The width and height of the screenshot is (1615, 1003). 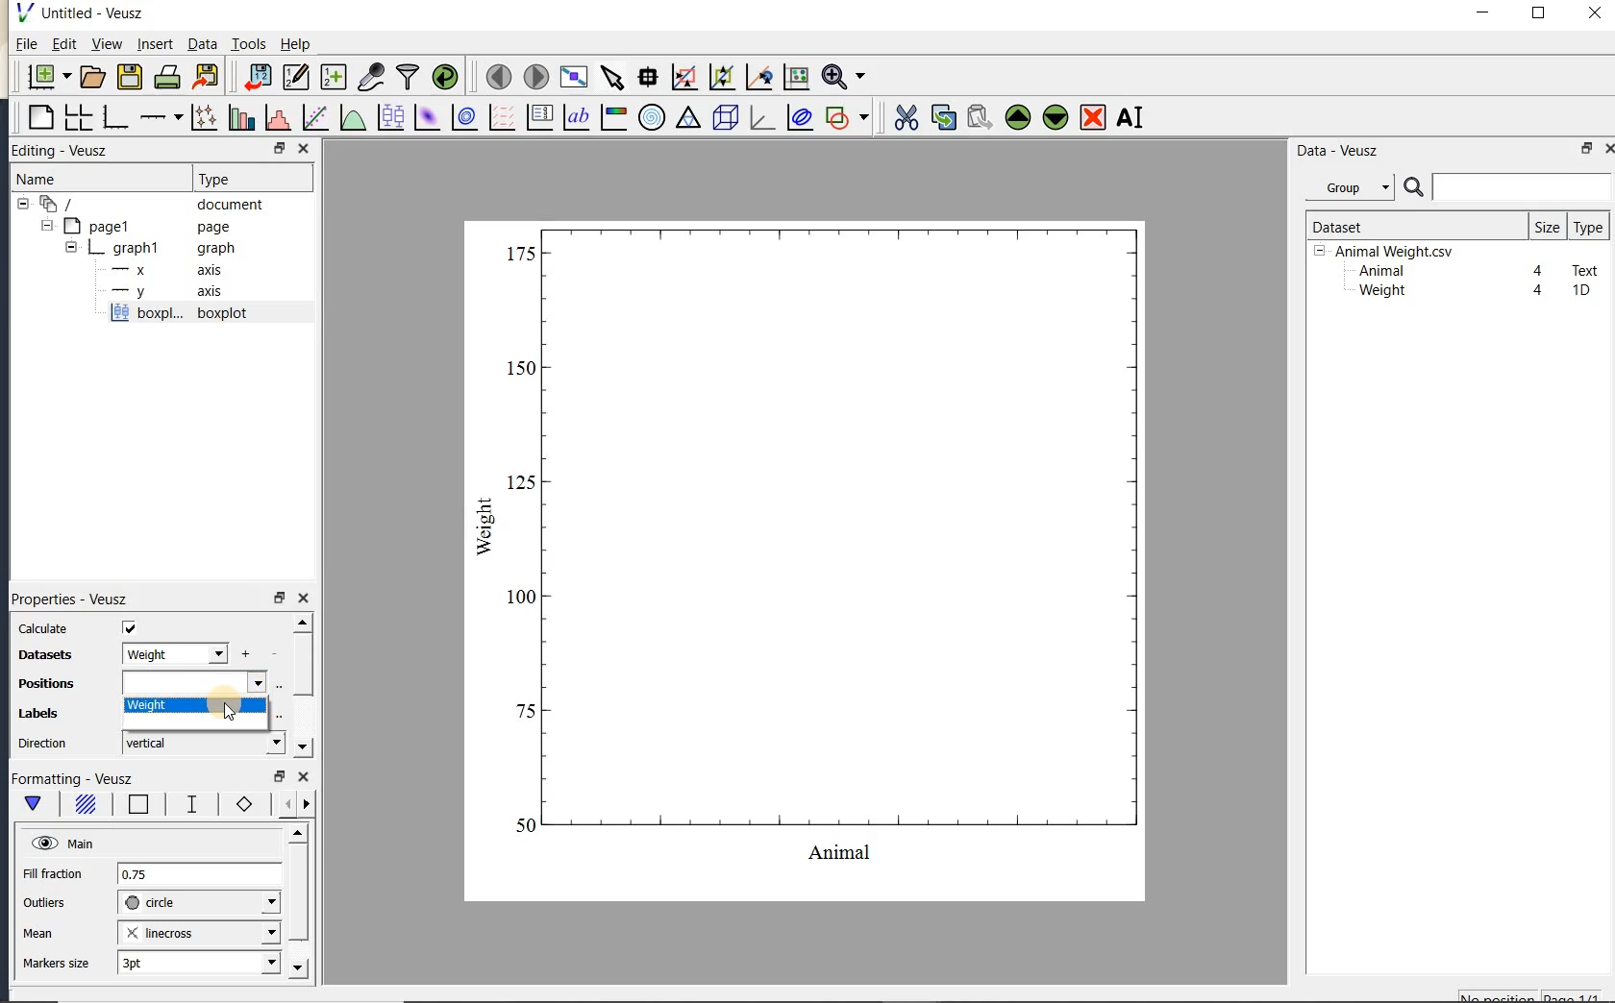 What do you see at coordinates (202, 43) in the screenshot?
I see `Data` at bounding box center [202, 43].